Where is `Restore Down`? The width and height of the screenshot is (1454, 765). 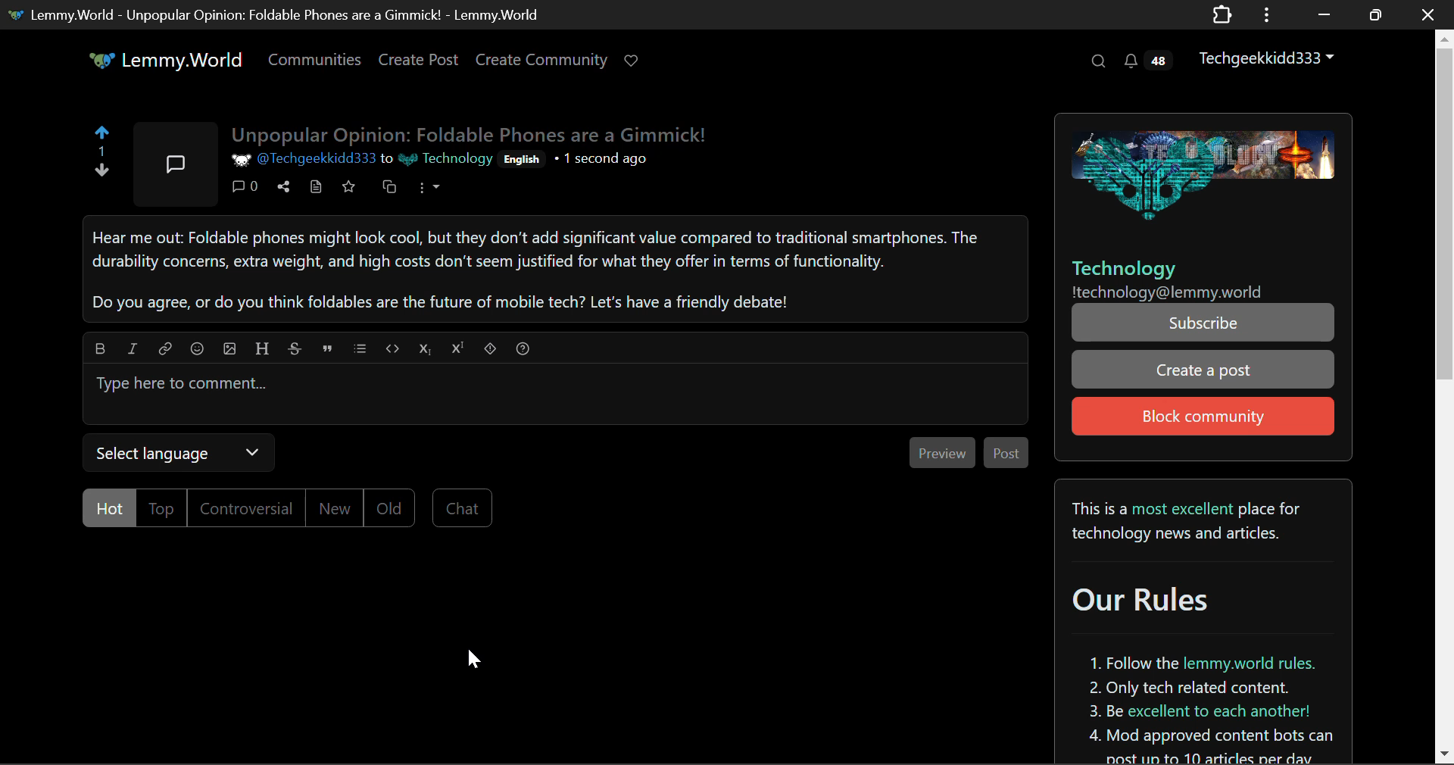
Restore Down is located at coordinates (1321, 14).